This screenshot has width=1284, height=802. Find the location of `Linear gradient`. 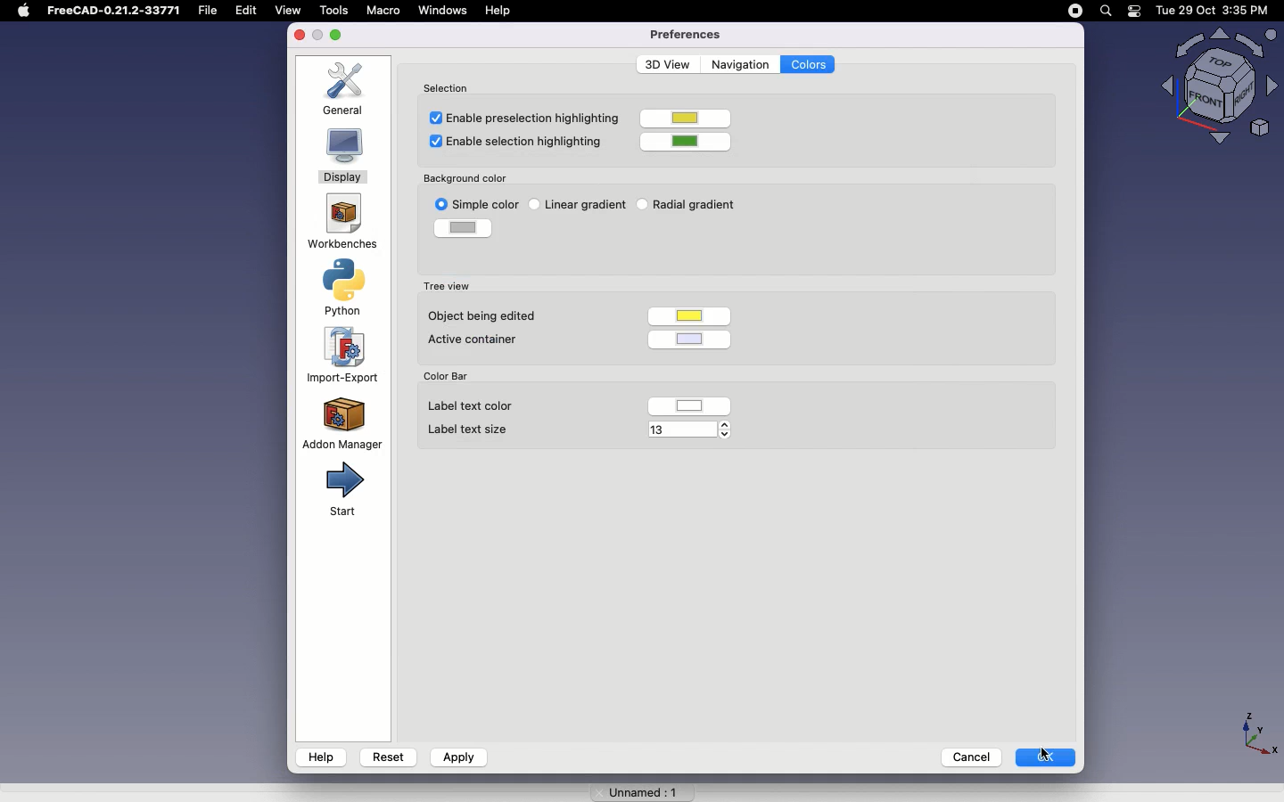

Linear gradient is located at coordinates (590, 203).